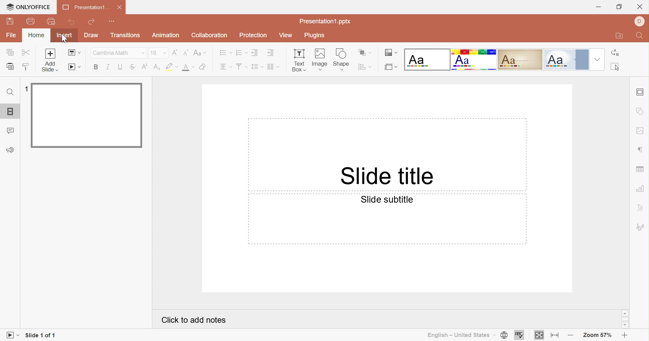  Describe the element at coordinates (167, 37) in the screenshot. I see `Animation` at that location.